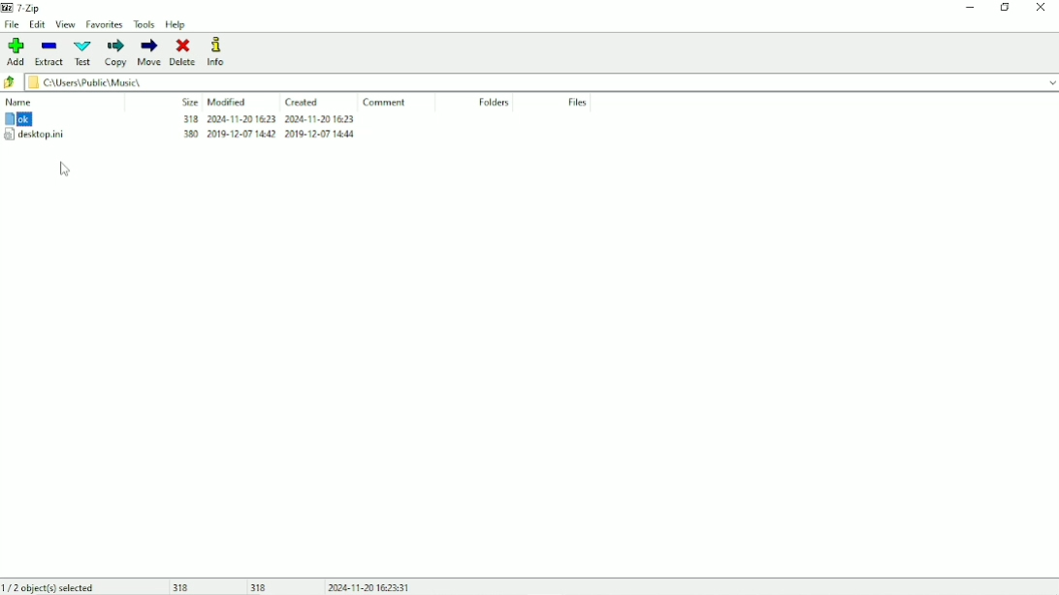  Describe the element at coordinates (117, 82) in the screenshot. I see `CAUsers\Public\ Music` at that location.